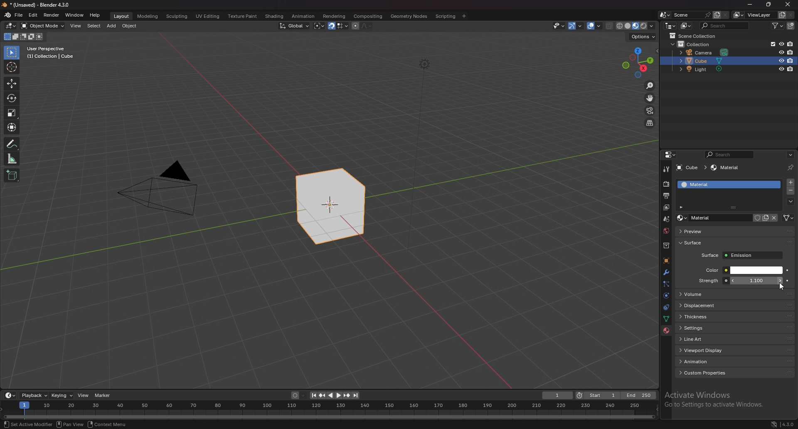 Image resolution: width=798 pixels, height=429 pixels. Describe the element at coordinates (22, 38) in the screenshot. I see `mode` at that location.